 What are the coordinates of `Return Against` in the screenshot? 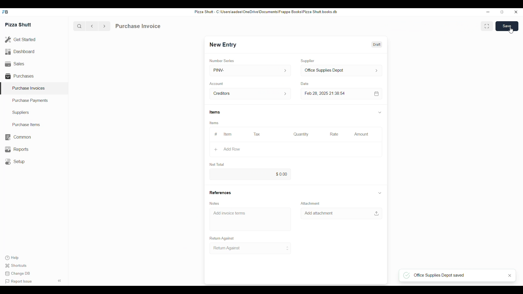 It's located at (222, 238).